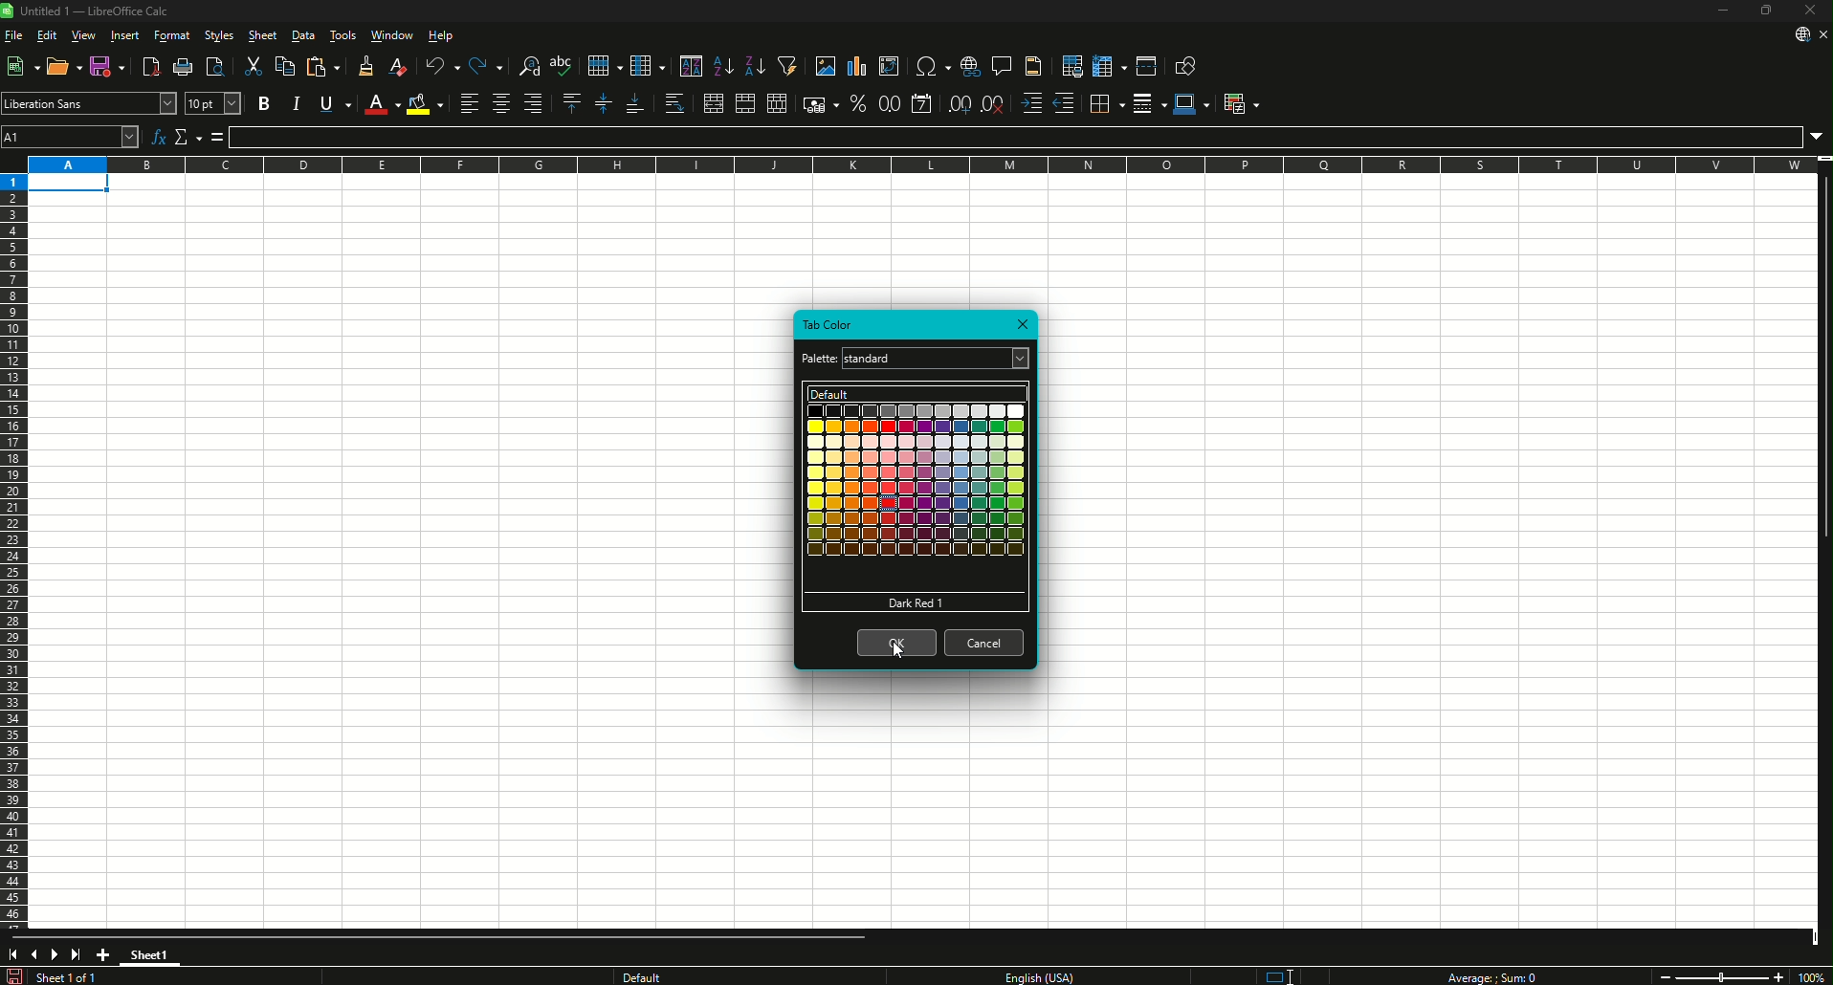  Describe the element at coordinates (889, 103) in the screenshot. I see `Format as Number` at that location.